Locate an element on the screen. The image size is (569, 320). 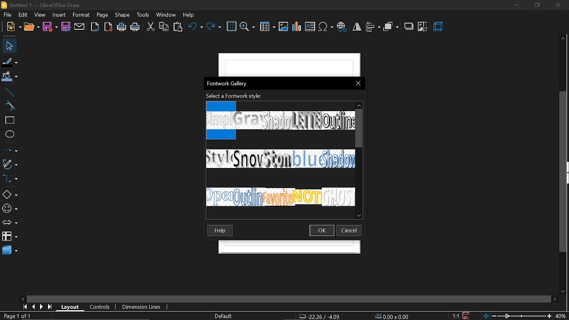
dimension lines is located at coordinates (141, 307).